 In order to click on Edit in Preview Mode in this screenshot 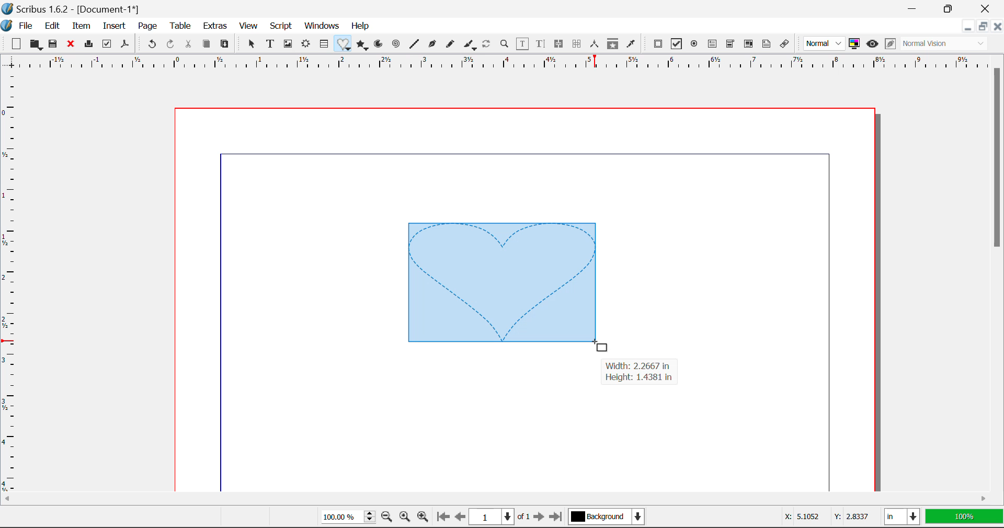, I will do `click(890, 44)`.